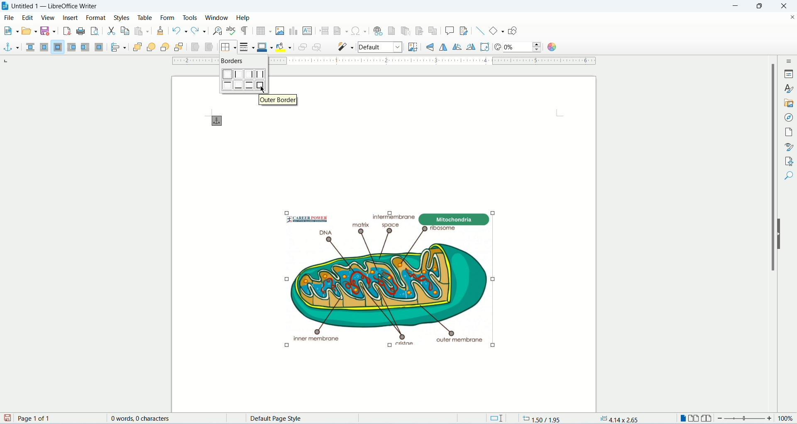 The width and height of the screenshot is (797, 424). Describe the element at coordinates (217, 17) in the screenshot. I see `window` at that location.